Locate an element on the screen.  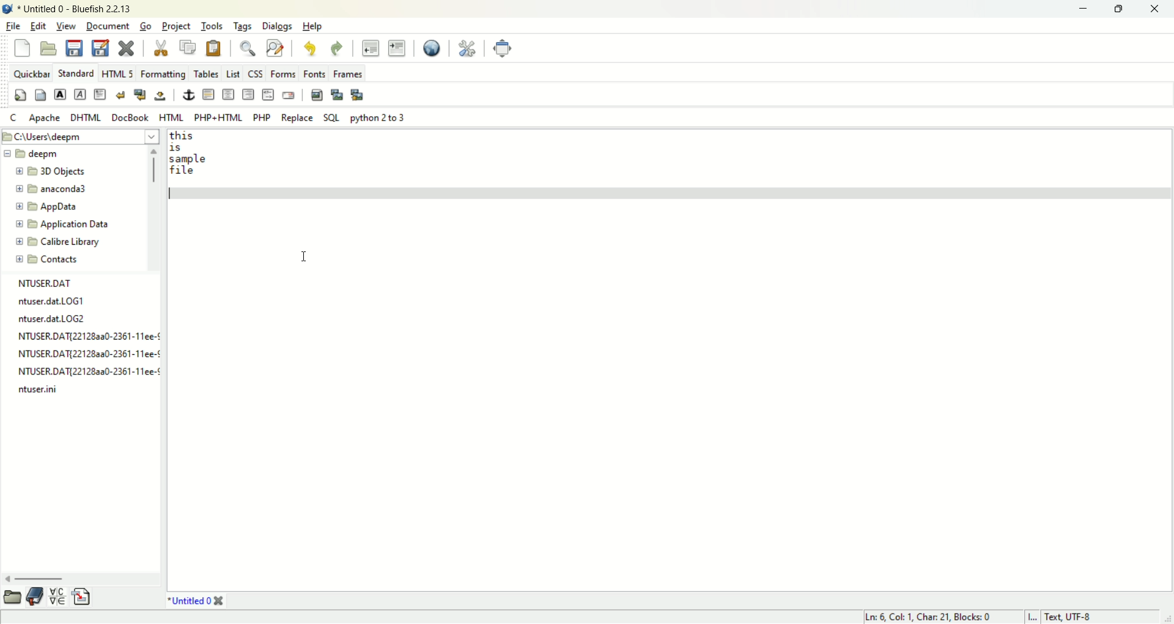
indent is located at coordinates (396, 48).